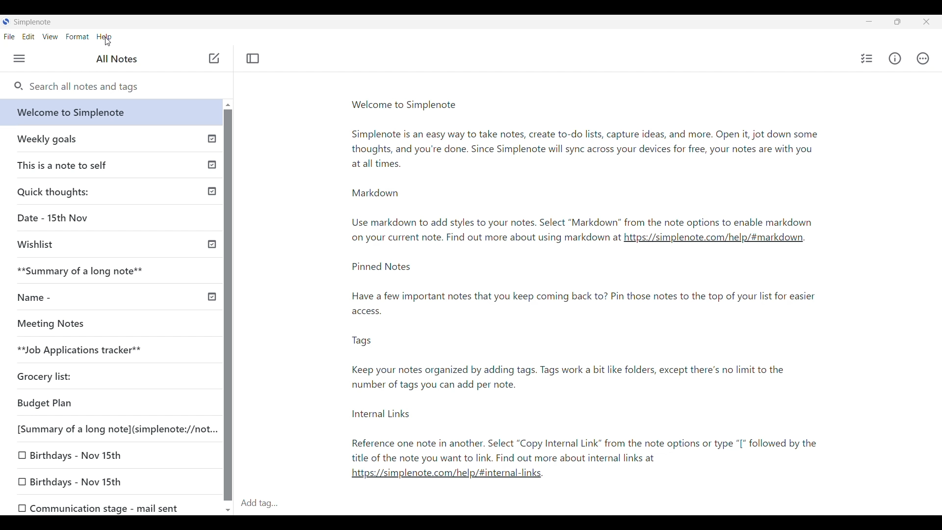  What do you see at coordinates (101, 164) in the screenshot?
I see `This is a note to self` at bounding box center [101, 164].